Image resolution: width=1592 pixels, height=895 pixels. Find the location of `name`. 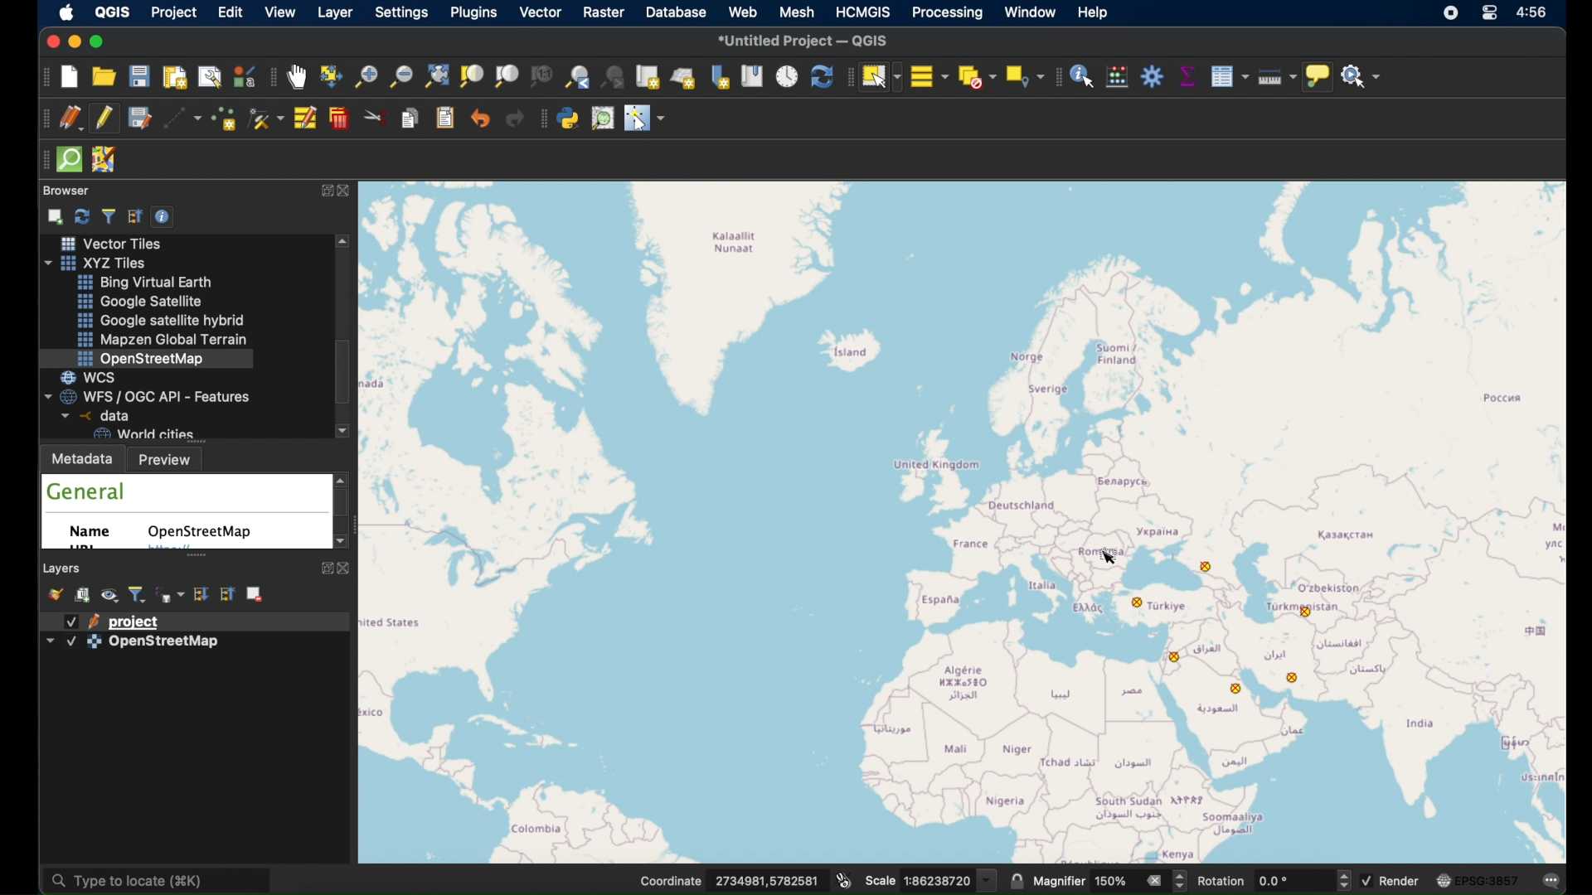

name is located at coordinates (95, 535).